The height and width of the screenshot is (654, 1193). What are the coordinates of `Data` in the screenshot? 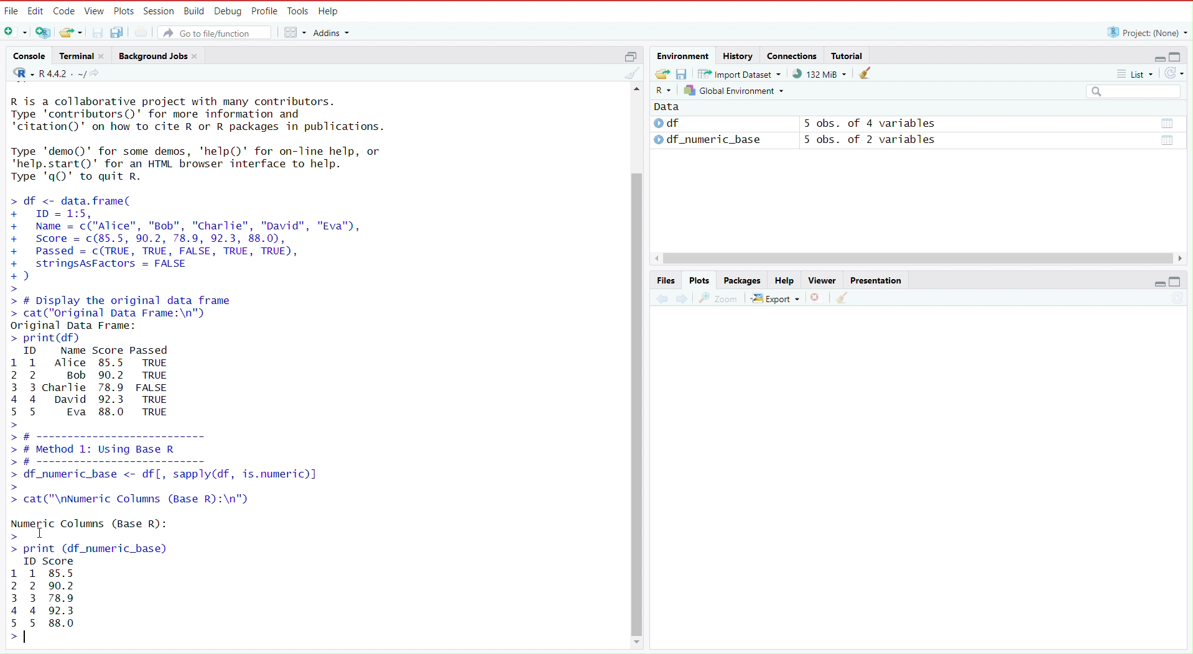 It's located at (666, 106).